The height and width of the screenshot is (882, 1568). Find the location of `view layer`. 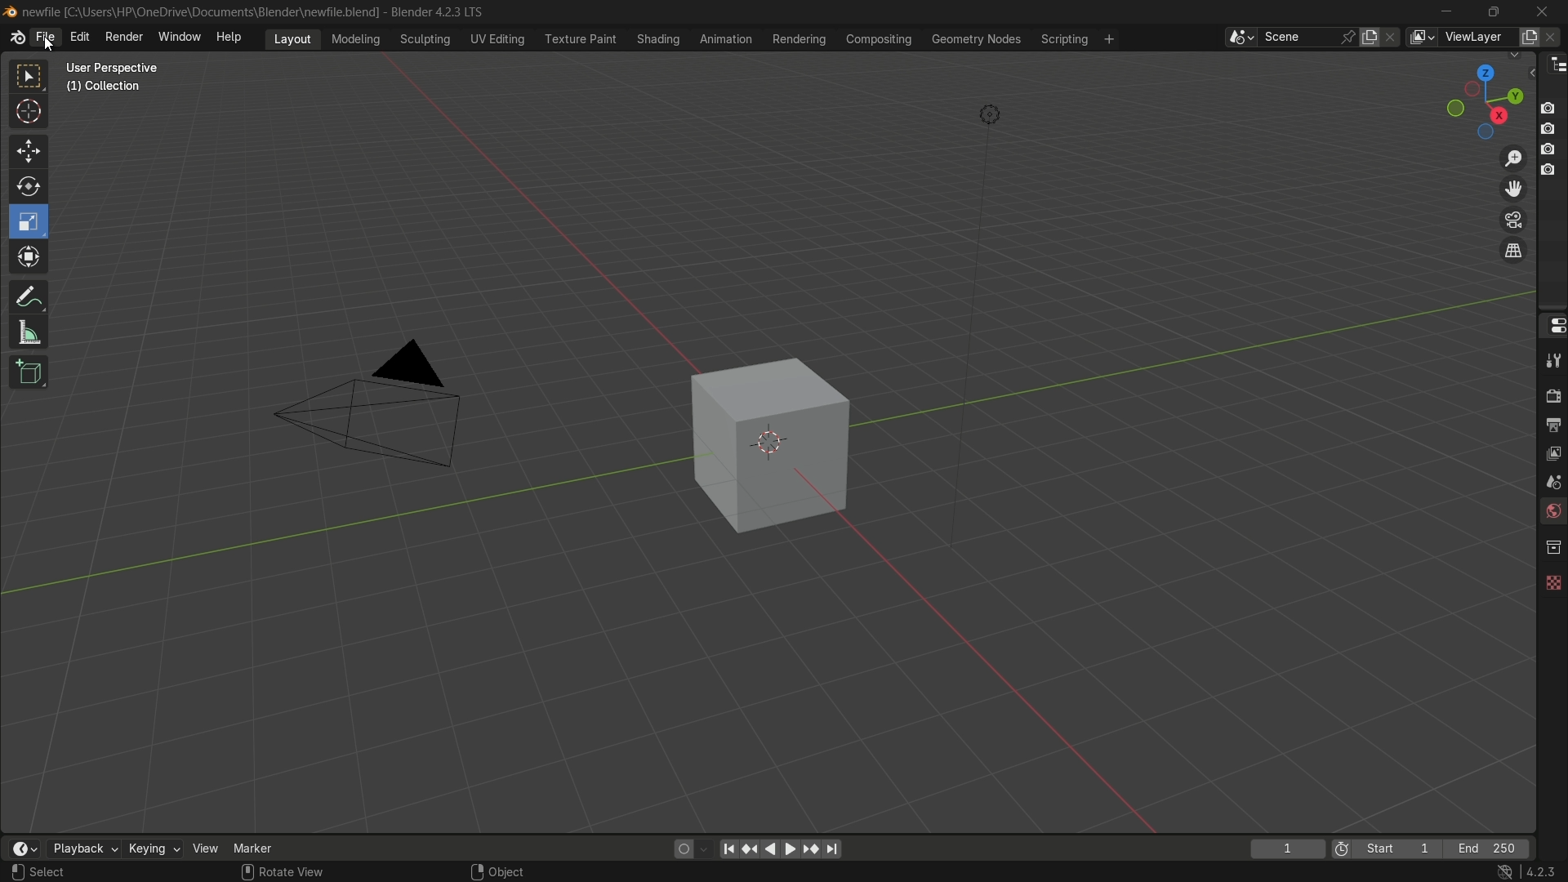

view layer is located at coordinates (1552, 452).